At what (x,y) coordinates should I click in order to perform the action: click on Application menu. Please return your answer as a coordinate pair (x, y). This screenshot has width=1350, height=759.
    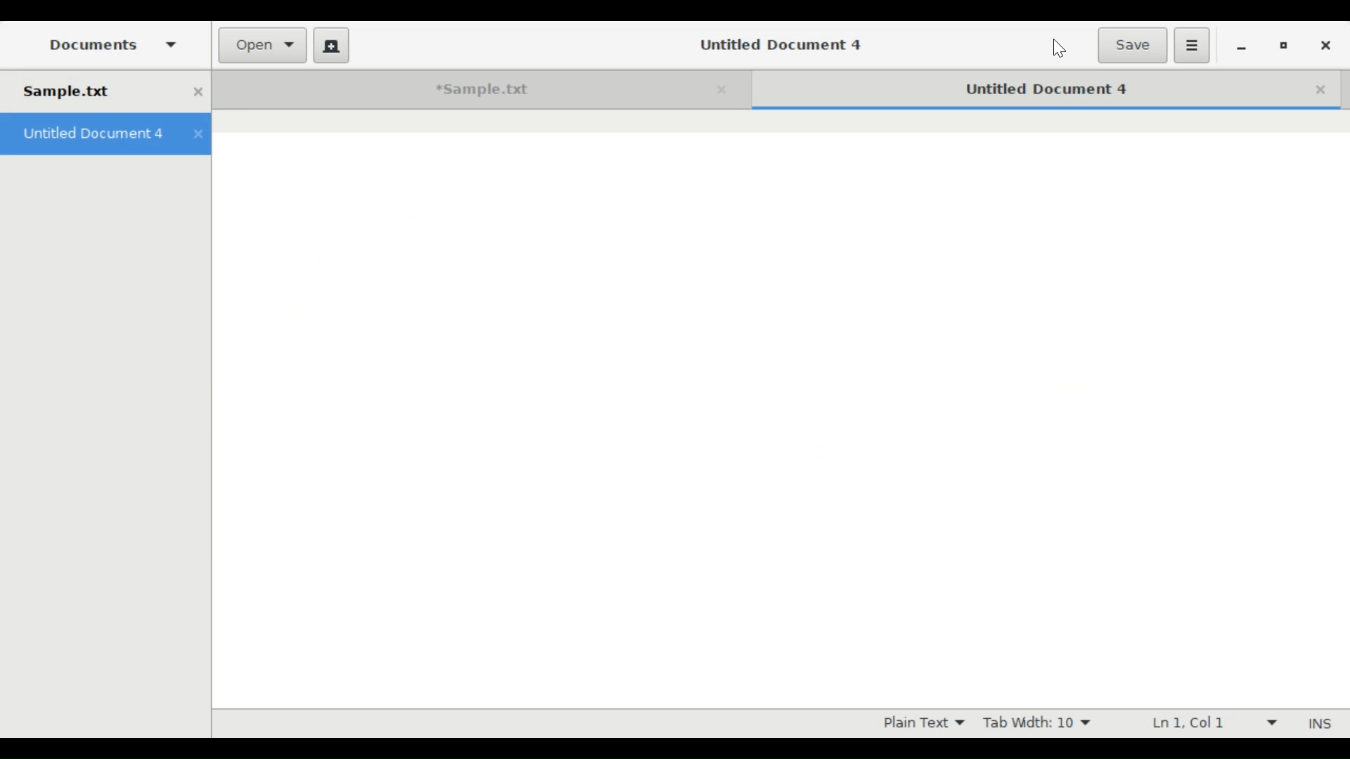
    Looking at the image, I should click on (1192, 46).